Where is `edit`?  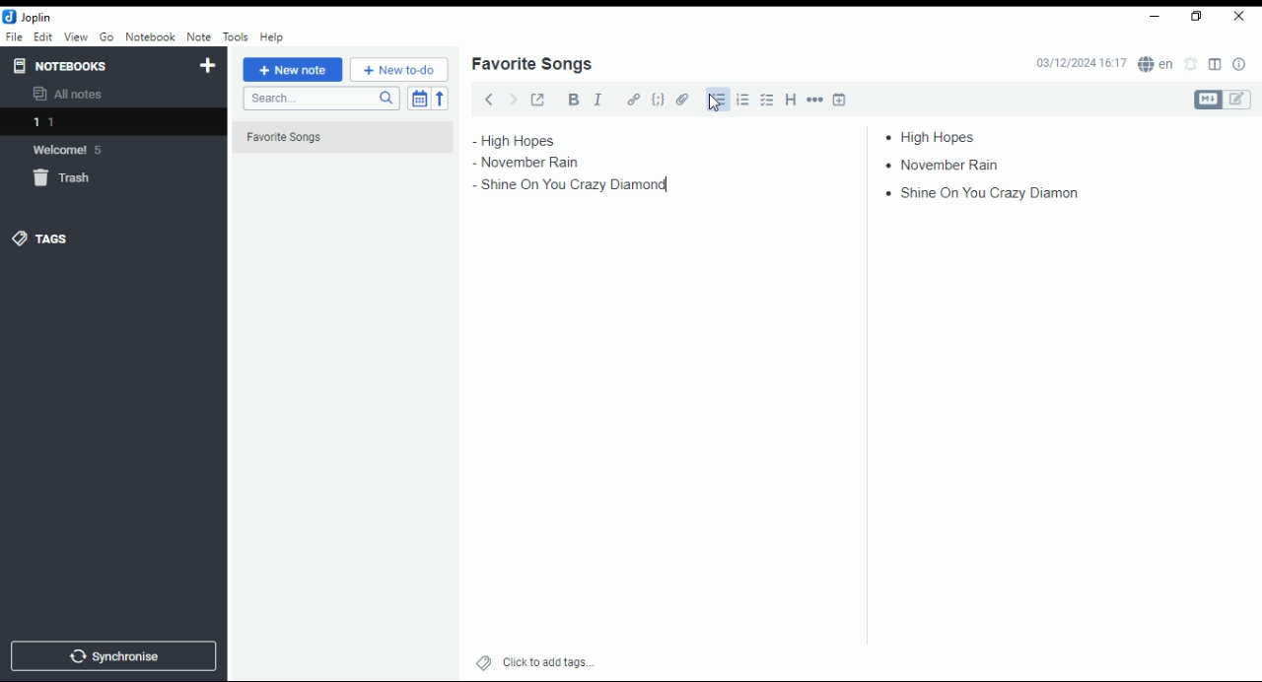 edit is located at coordinates (42, 35).